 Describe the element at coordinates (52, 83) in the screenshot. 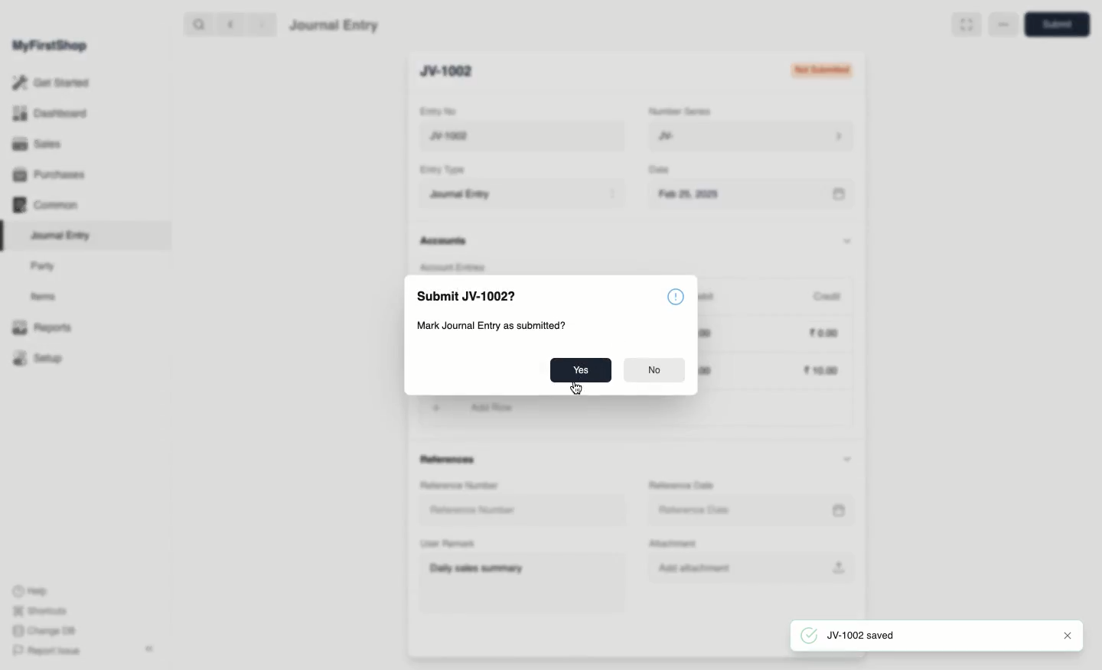

I see `Get Started` at that location.